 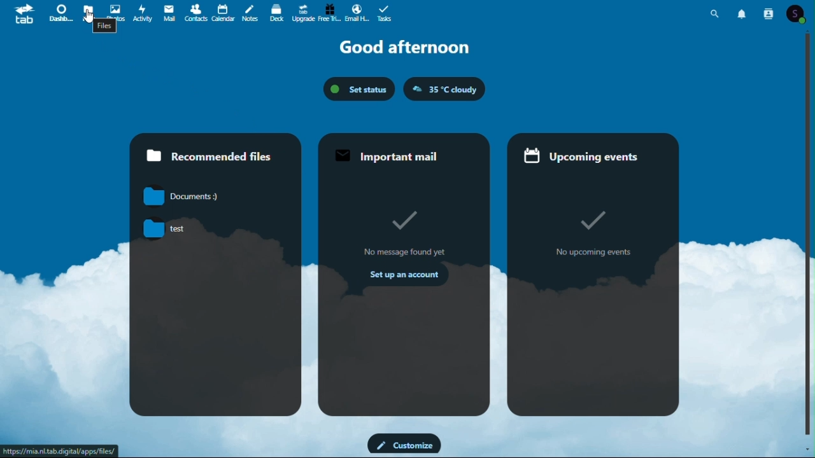 What do you see at coordinates (106, 27) in the screenshot?
I see `files` at bounding box center [106, 27].